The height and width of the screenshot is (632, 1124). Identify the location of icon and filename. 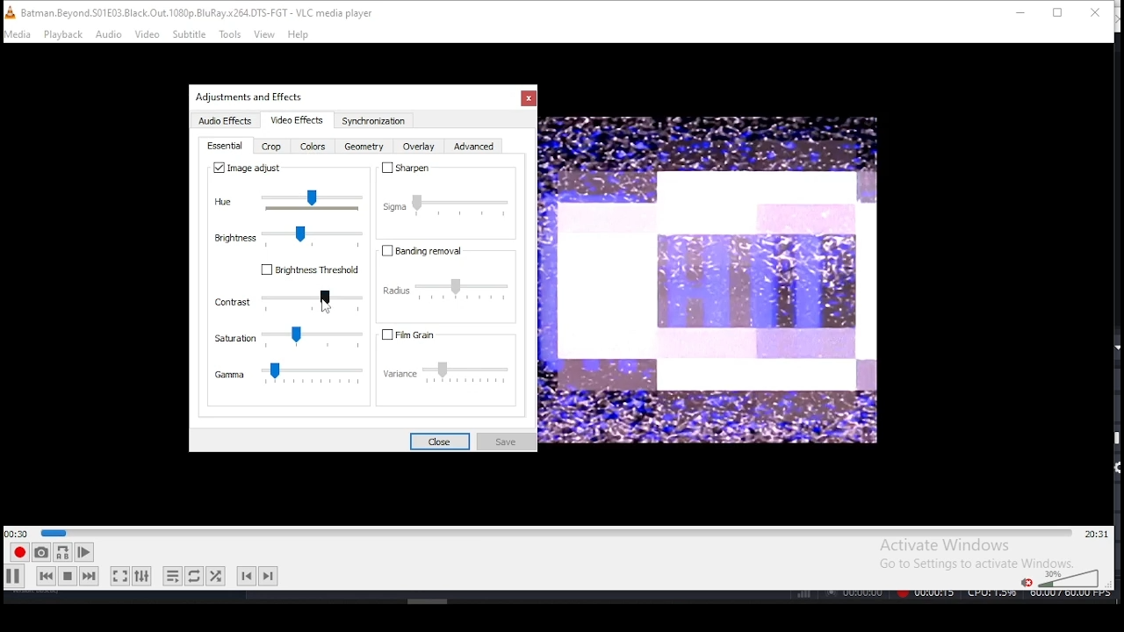
(195, 11).